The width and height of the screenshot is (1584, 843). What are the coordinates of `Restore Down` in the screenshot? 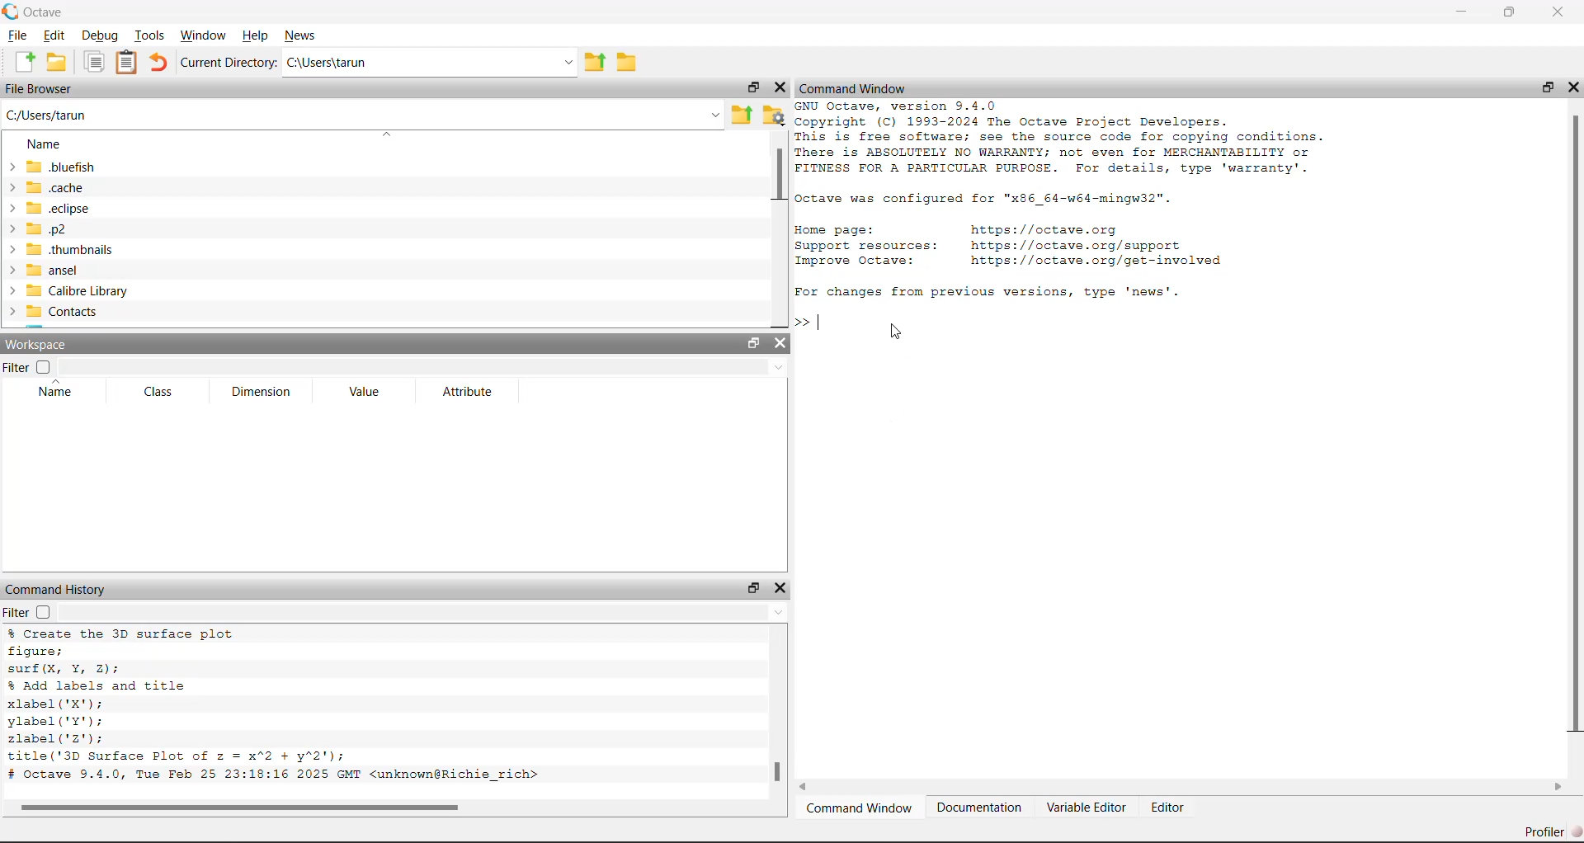 It's located at (1508, 11).